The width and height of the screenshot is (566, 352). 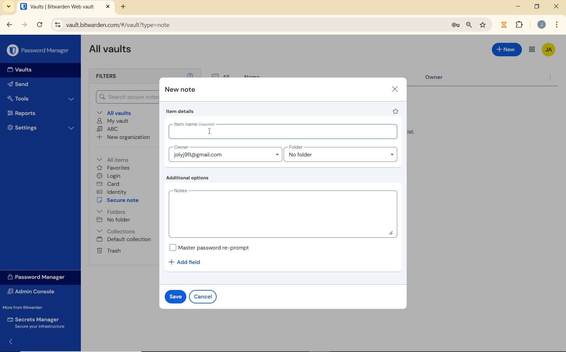 I want to click on Trash, so click(x=108, y=251).